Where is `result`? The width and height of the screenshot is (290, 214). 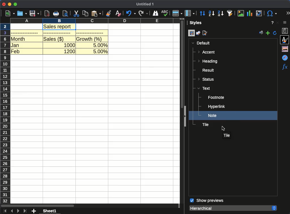
result is located at coordinates (206, 70).